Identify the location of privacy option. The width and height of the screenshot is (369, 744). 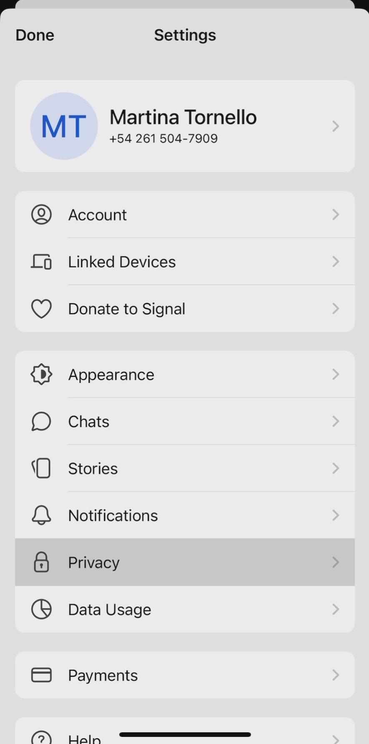
(185, 563).